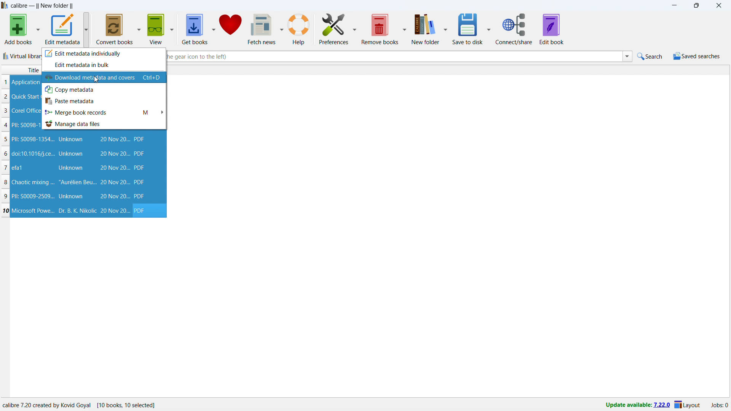 This screenshot has height=411, width=731. Describe the element at coordinates (468, 28) in the screenshot. I see `save to disk` at that location.